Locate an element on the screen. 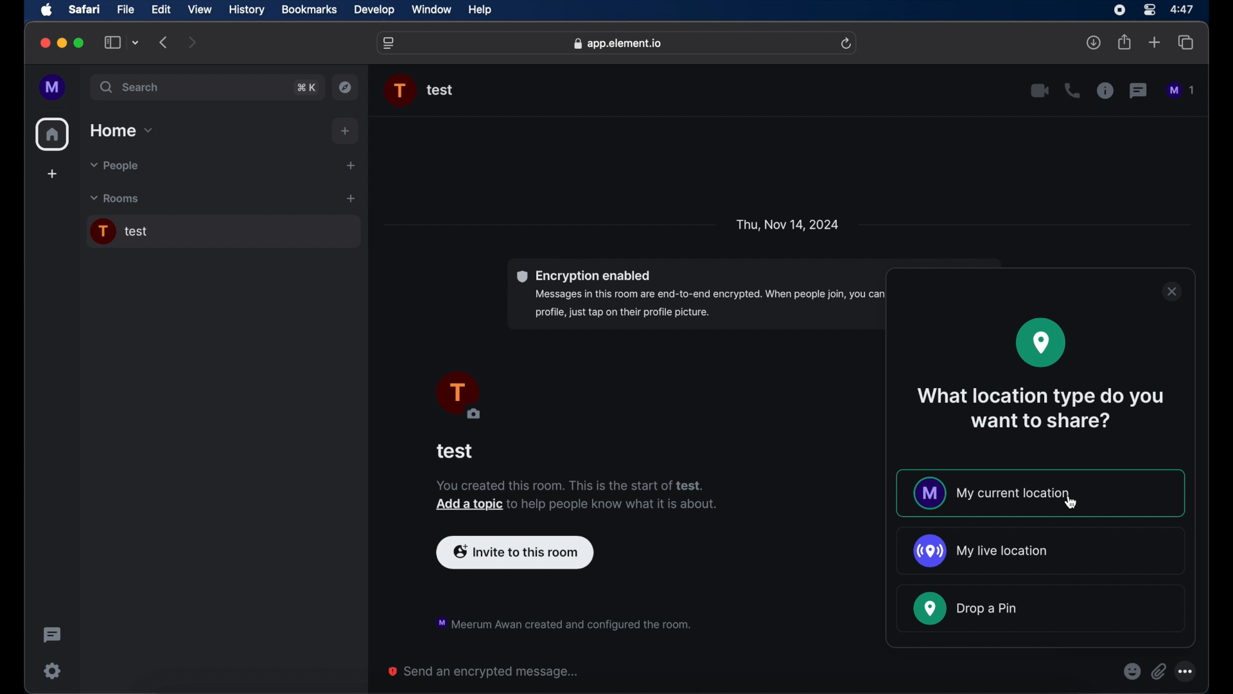 Image resolution: width=1233 pixels, height=694 pixels. profile picture is located at coordinates (401, 91).